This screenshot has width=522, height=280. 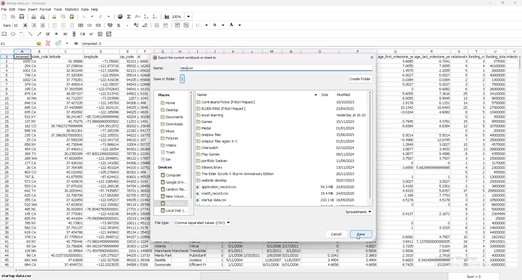 What do you see at coordinates (336, 234) in the screenshot?
I see `cancel` at bounding box center [336, 234].